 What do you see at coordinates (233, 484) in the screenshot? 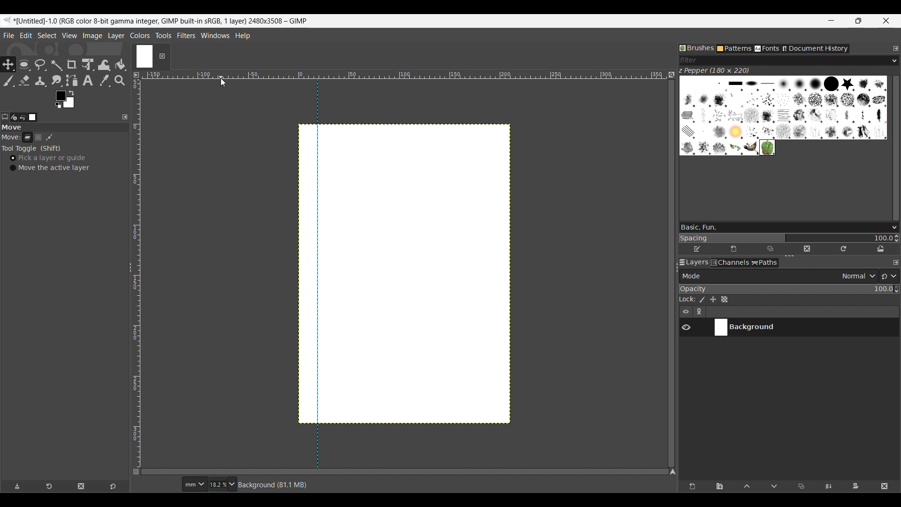
I see `Zoom options` at bounding box center [233, 484].